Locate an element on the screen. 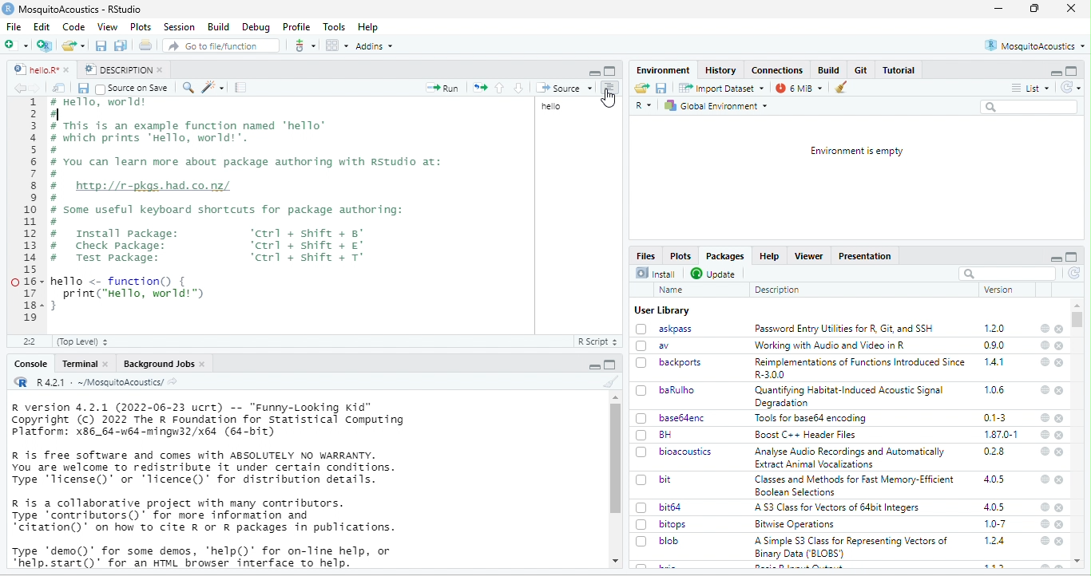 The image size is (1091, 576). scroll up is located at coordinates (614, 397).